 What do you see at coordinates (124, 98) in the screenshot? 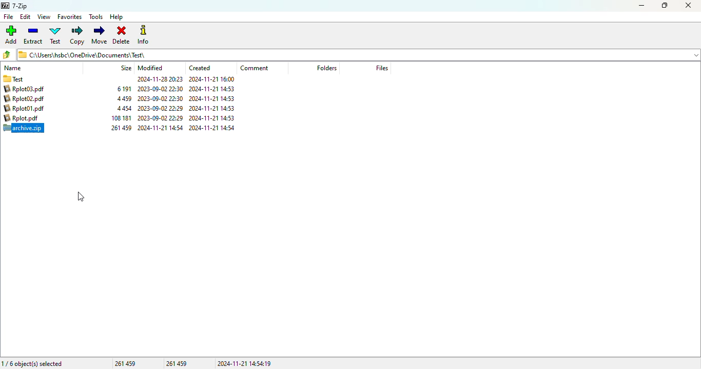
I see `6 191` at bounding box center [124, 98].